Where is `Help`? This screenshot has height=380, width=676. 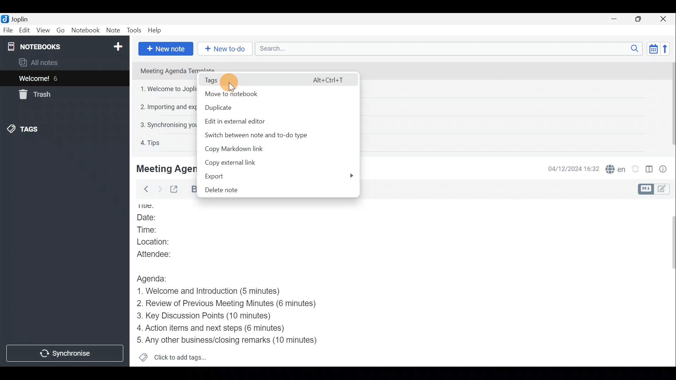
Help is located at coordinates (156, 30).